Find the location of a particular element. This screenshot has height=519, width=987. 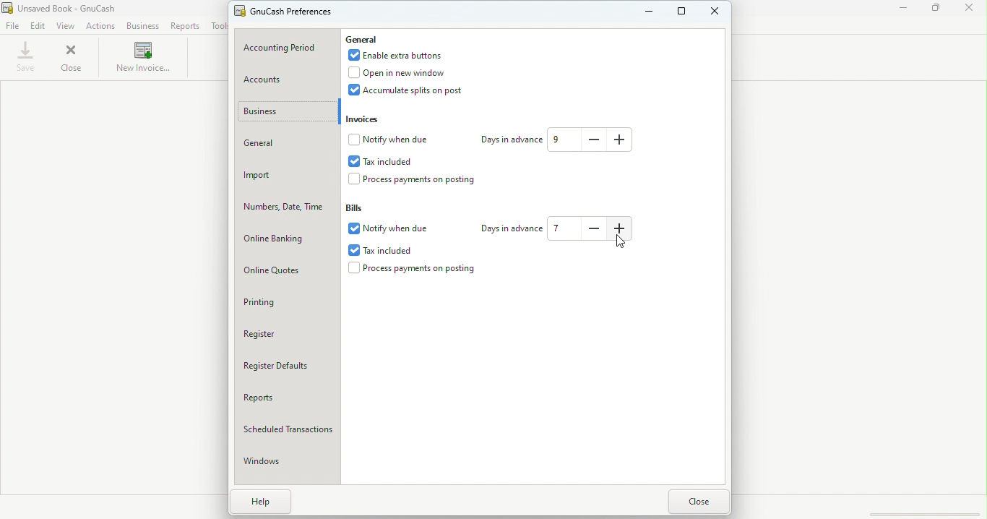

Text box is located at coordinates (568, 229).